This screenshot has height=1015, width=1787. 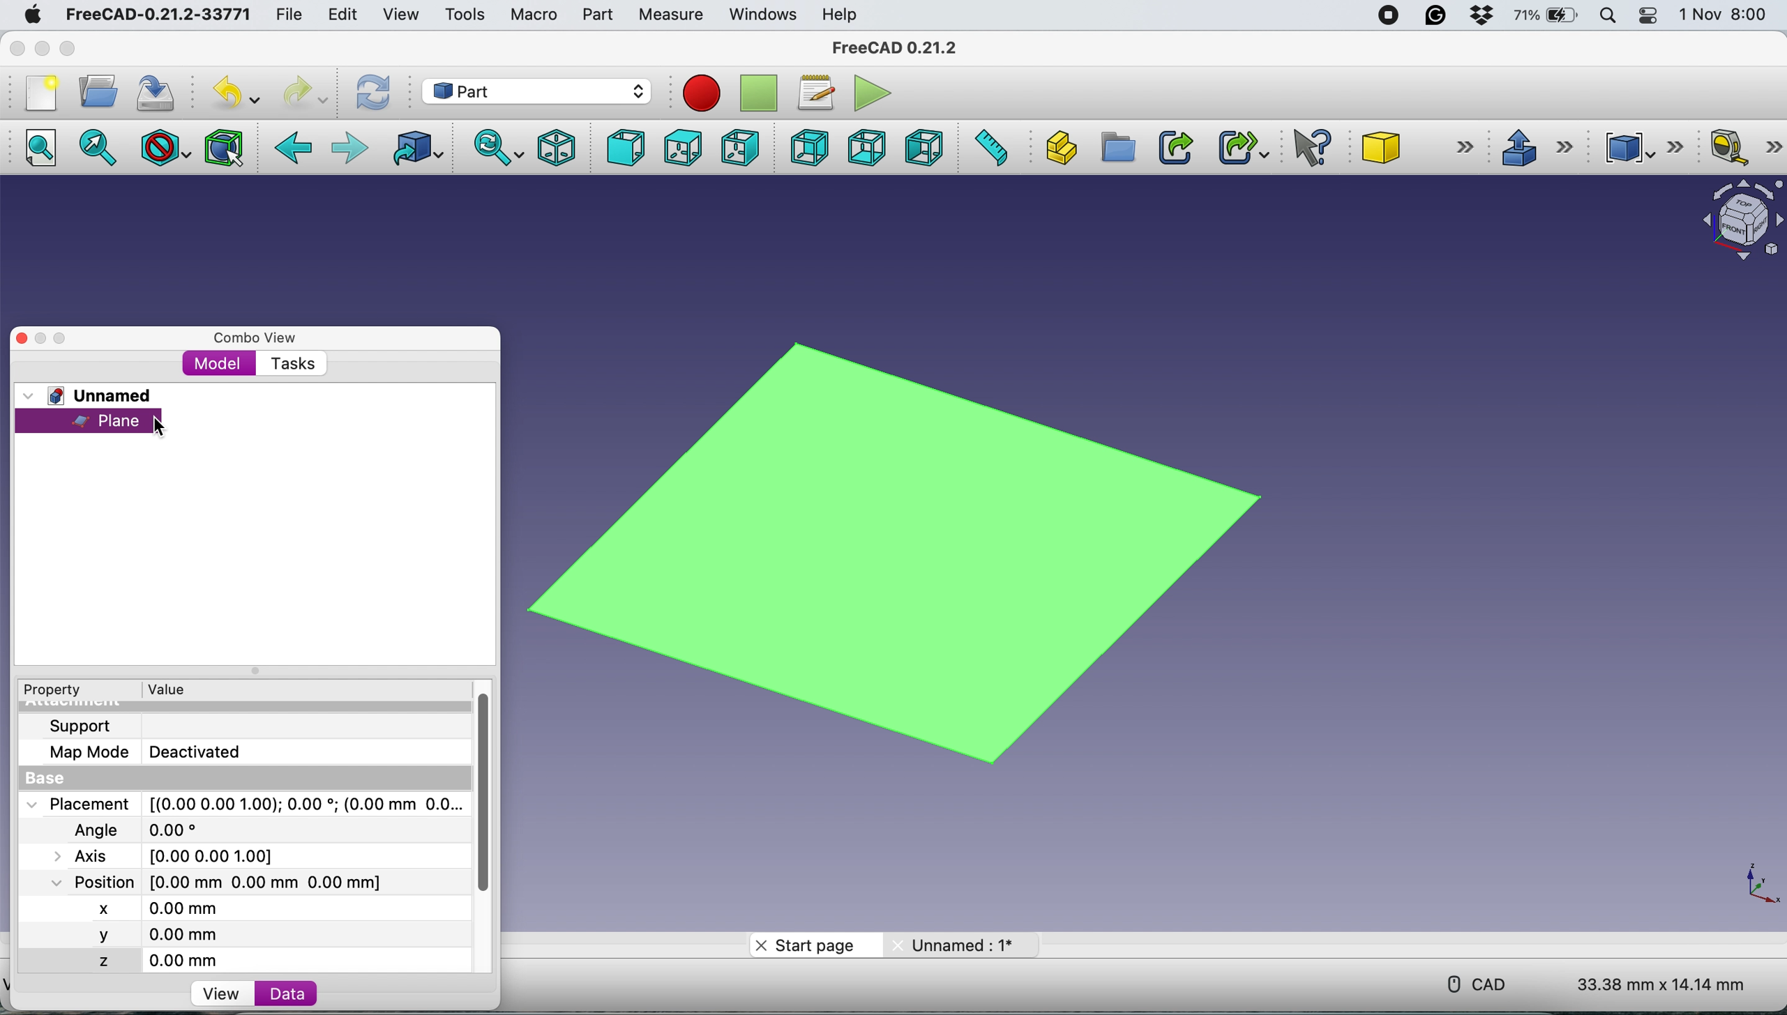 What do you see at coordinates (174, 689) in the screenshot?
I see `value` at bounding box center [174, 689].